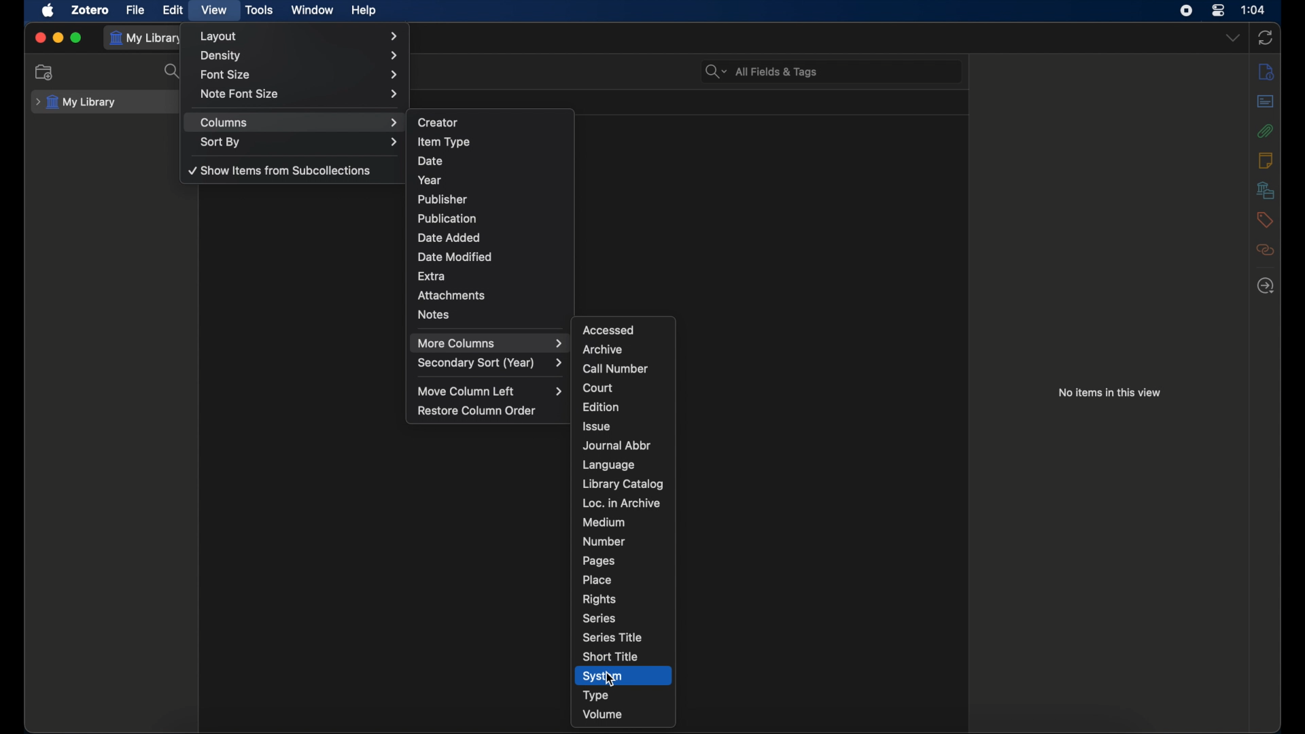  I want to click on number, so click(604, 541).